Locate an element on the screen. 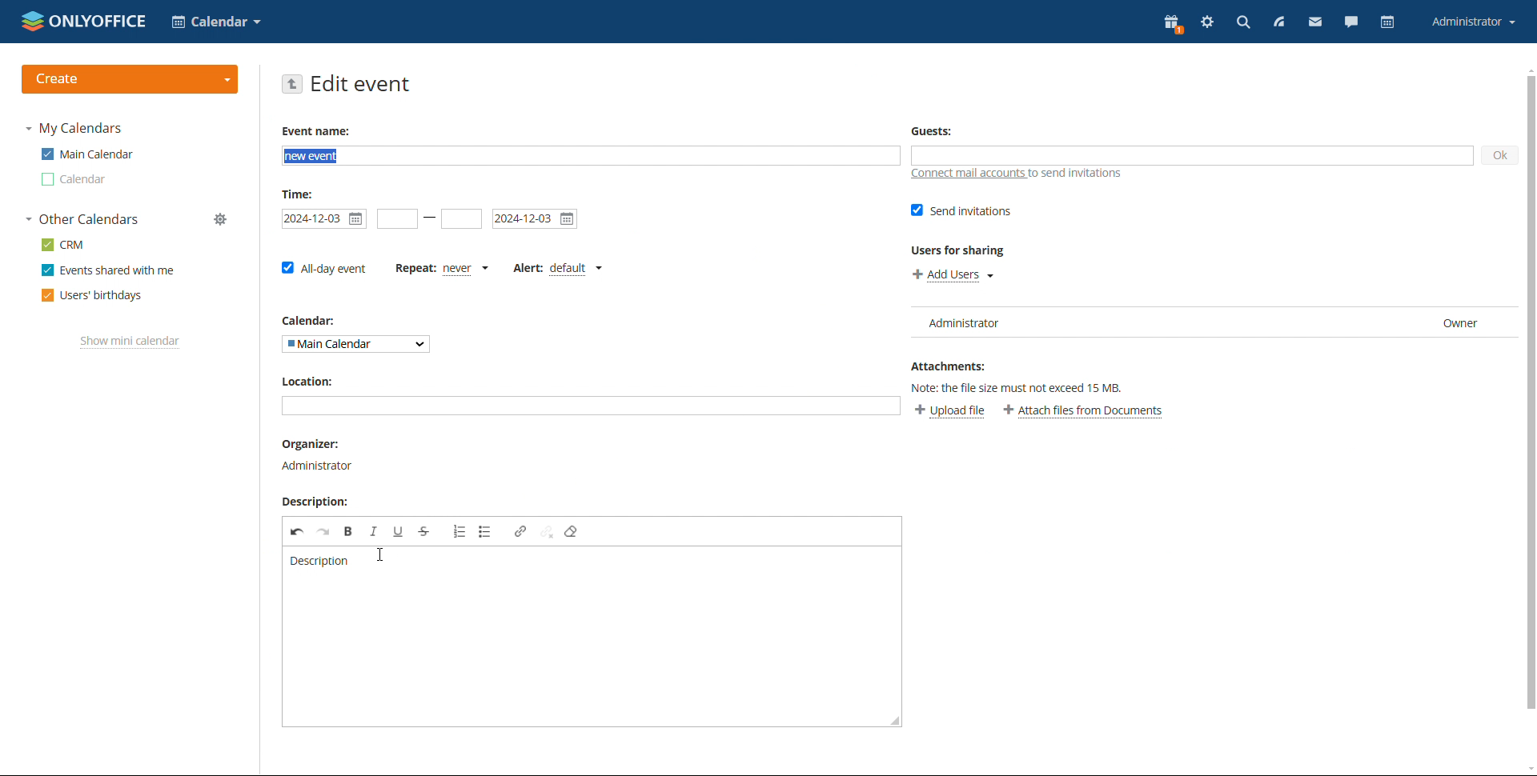 The image size is (1537, 776). search is located at coordinates (1242, 23).